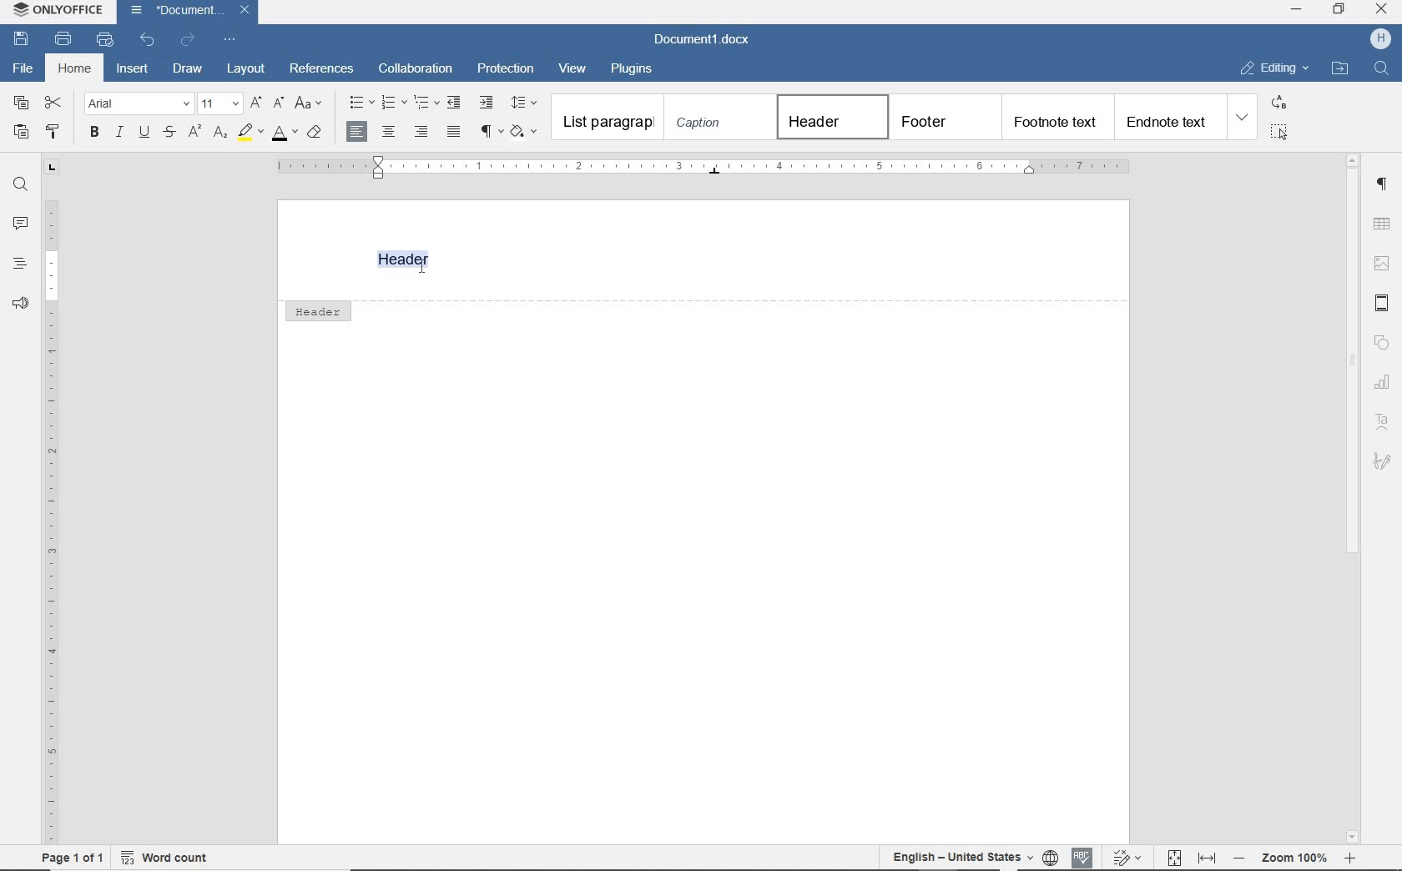 The height and width of the screenshot is (871, 1402). What do you see at coordinates (456, 102) in the screenshot?
I see `decrease indent` at bounding box center [456, 102].